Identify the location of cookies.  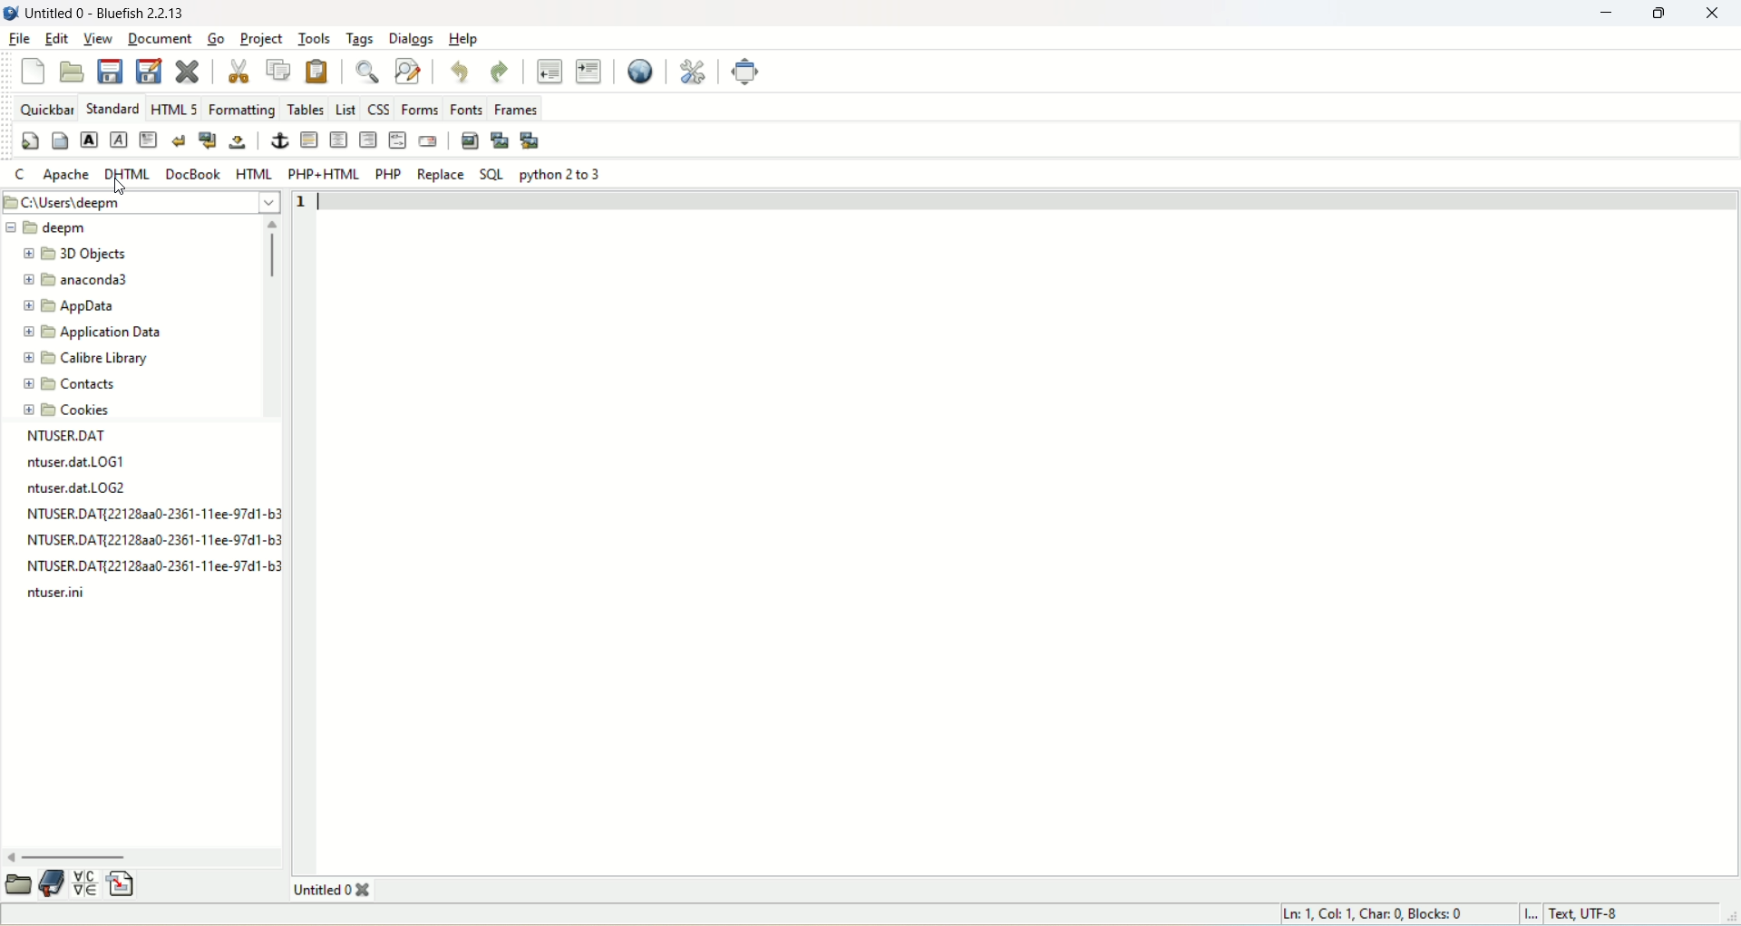
(73, 409).